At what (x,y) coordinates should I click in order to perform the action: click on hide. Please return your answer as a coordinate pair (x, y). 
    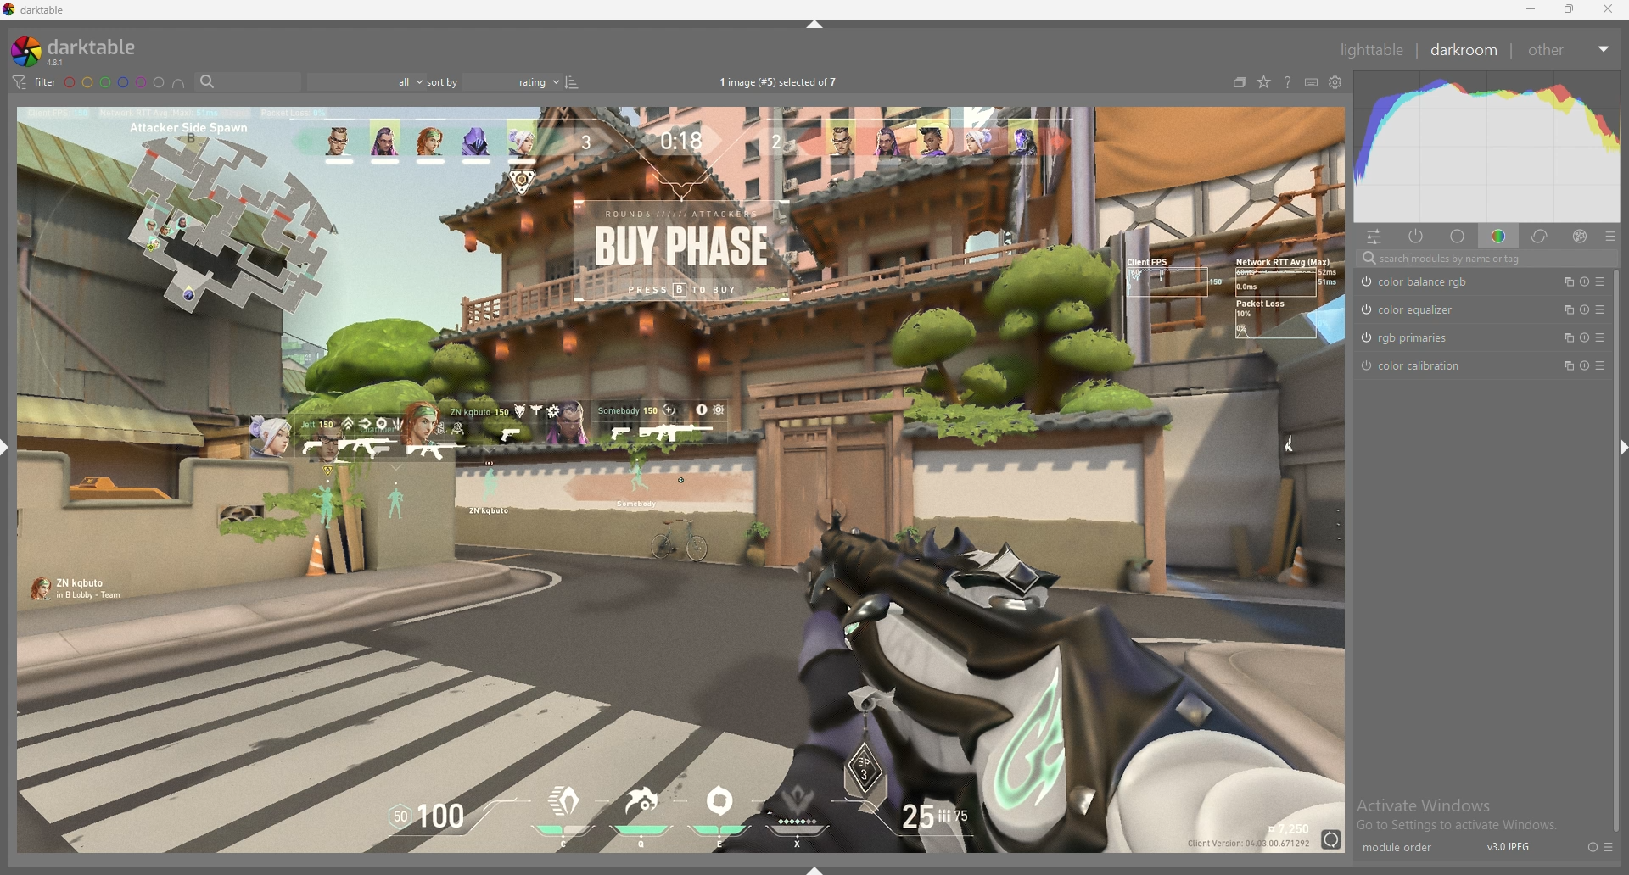
    Looking at the image, I should click on (1614, 445).